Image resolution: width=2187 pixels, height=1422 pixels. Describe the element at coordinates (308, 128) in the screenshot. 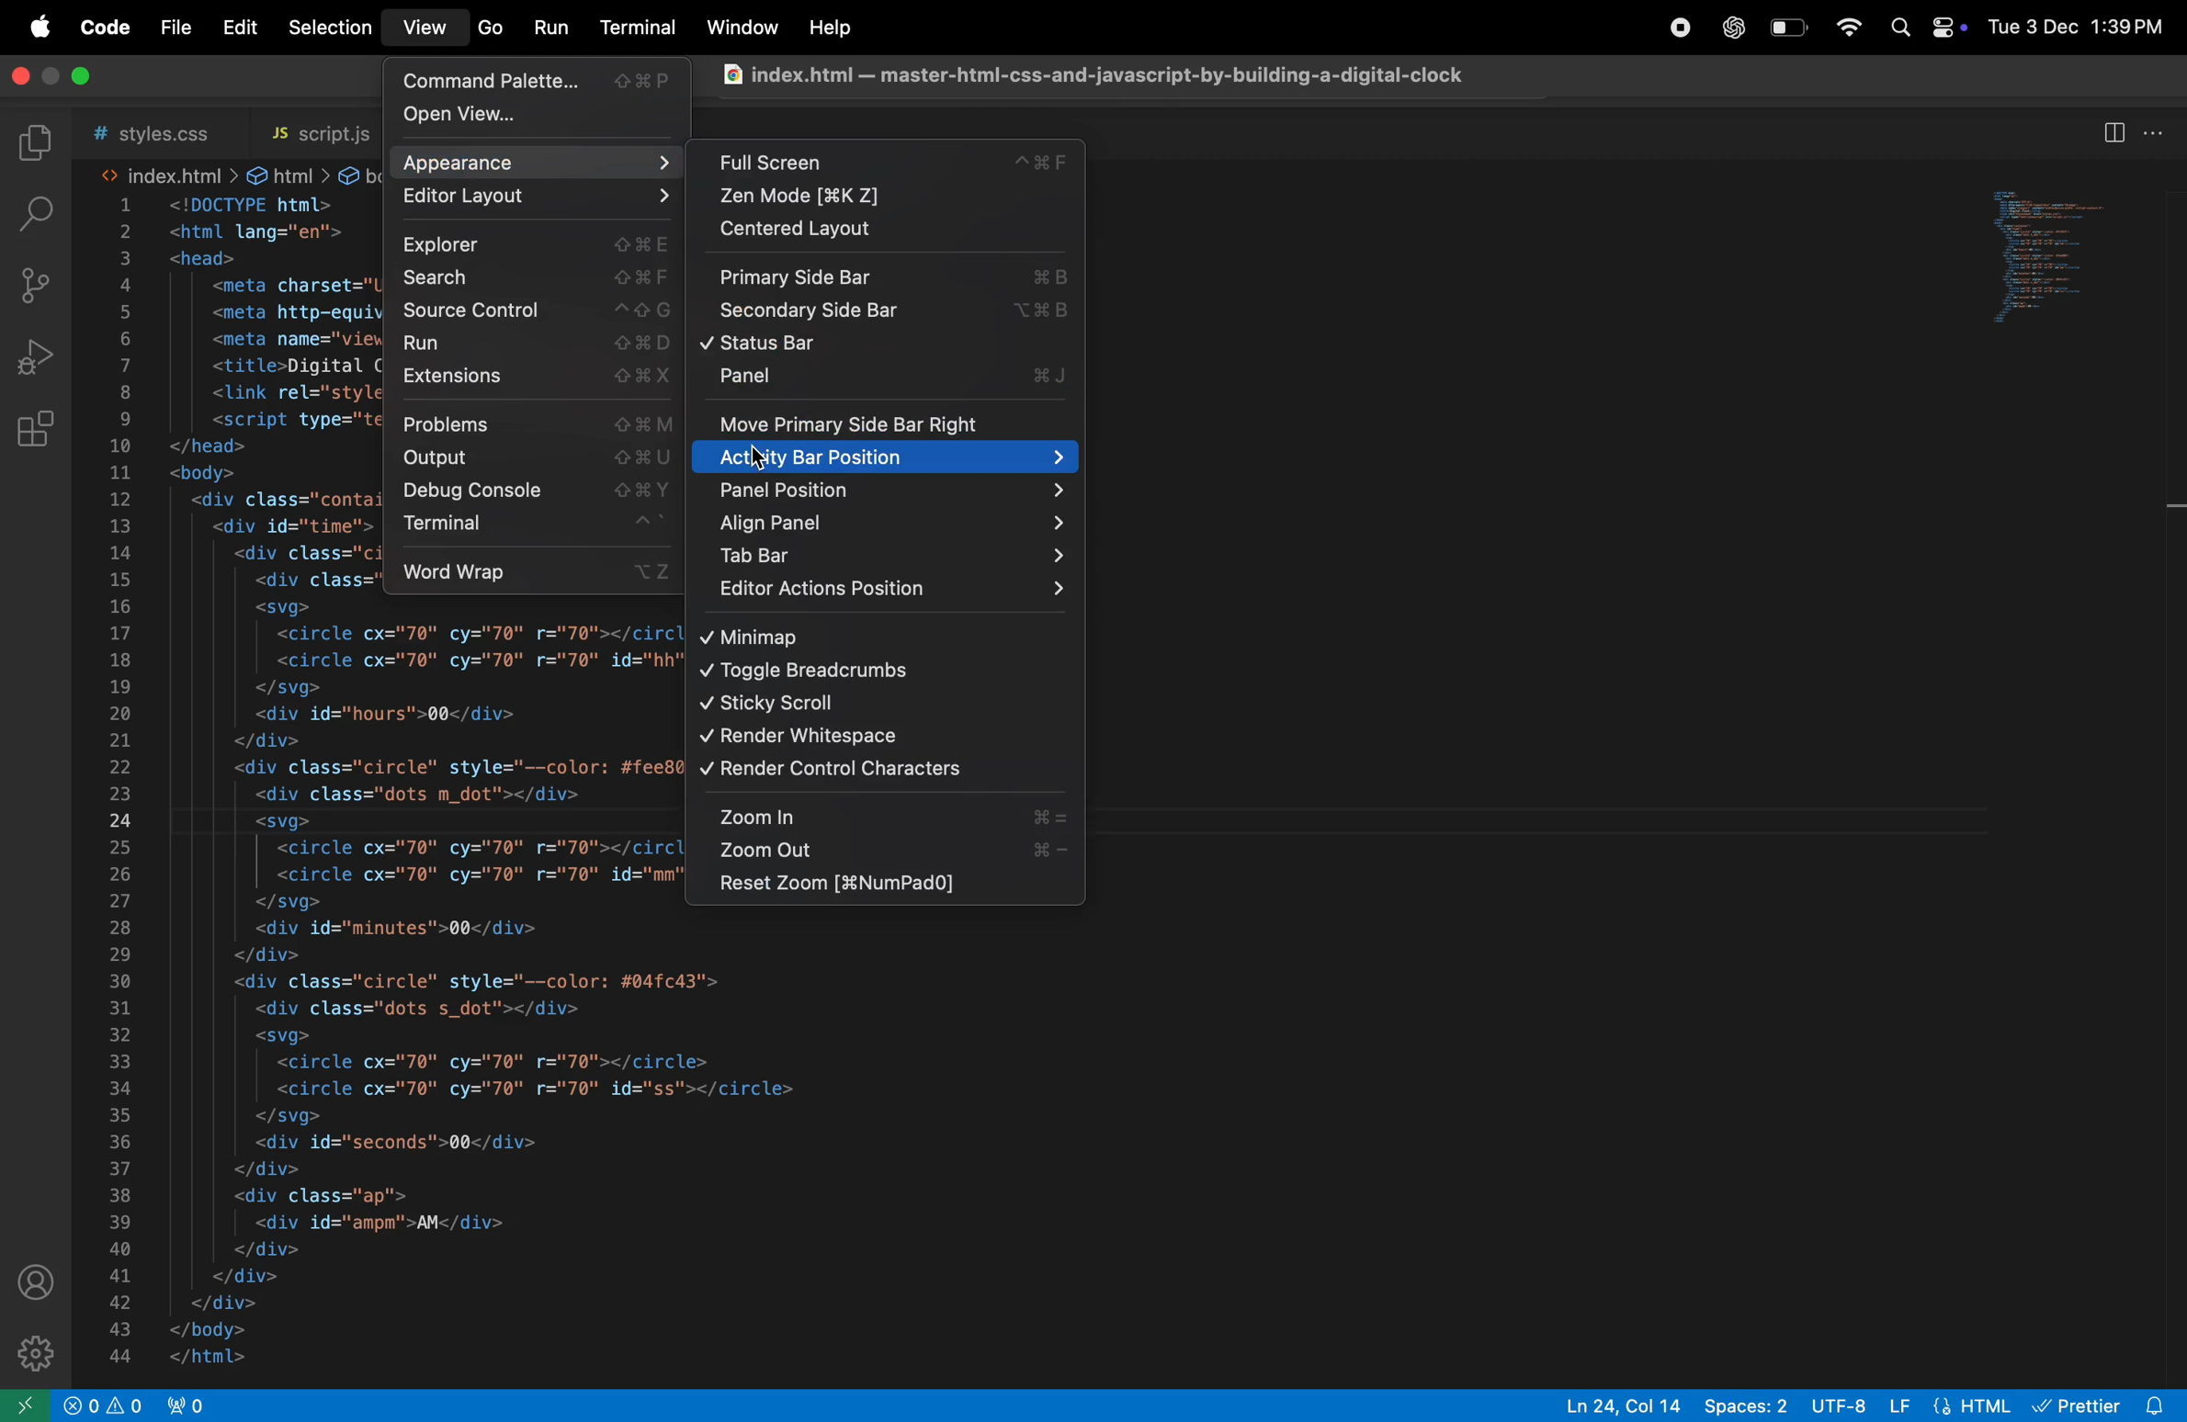

I see `script.js` at that location.